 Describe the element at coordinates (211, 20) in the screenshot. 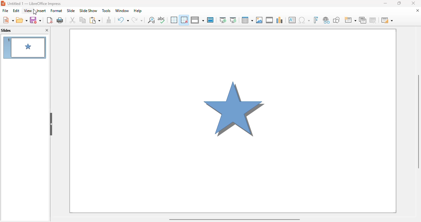

I see `master slide` at that location.